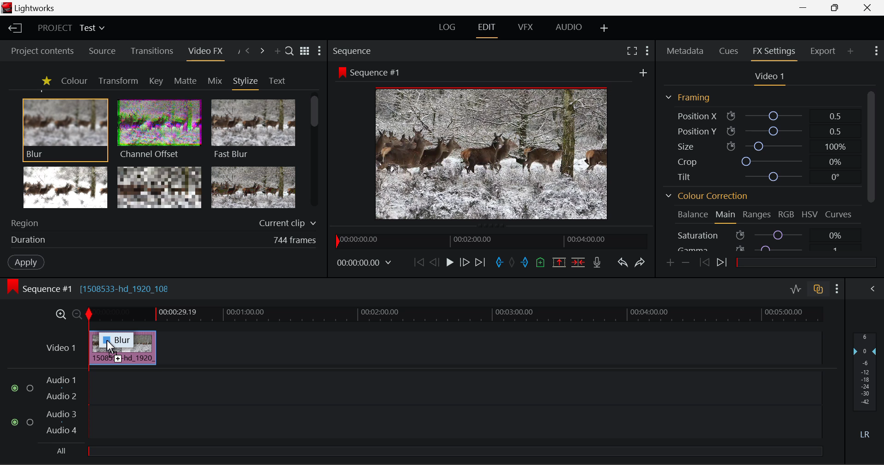 The image size is (884, 465). I want to click on Show Settings, so click(321, 51).